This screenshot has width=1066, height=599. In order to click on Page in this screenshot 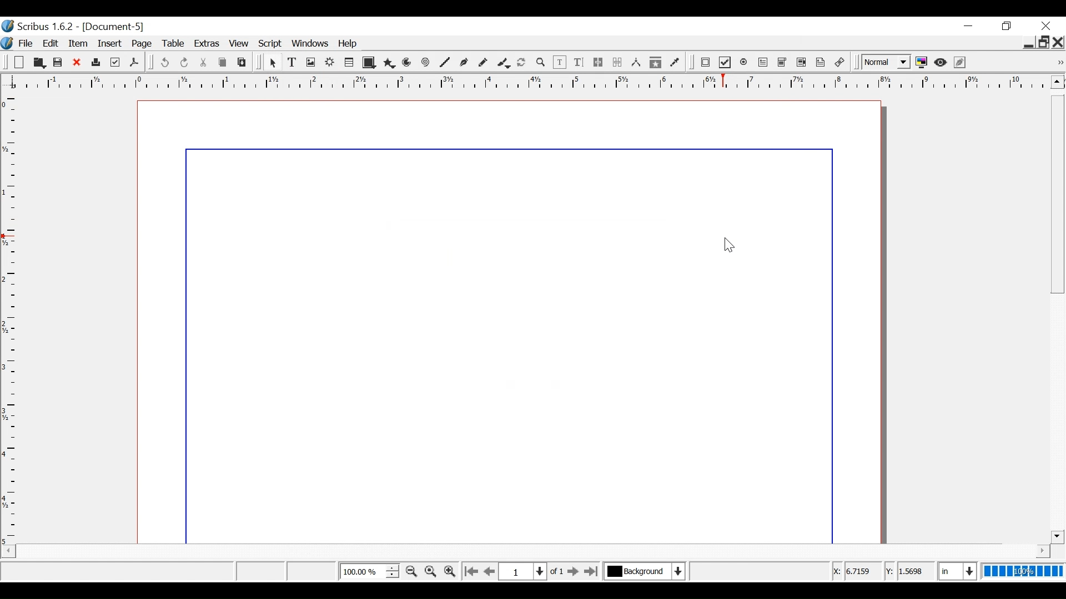, I will do `click(144, 44)`.